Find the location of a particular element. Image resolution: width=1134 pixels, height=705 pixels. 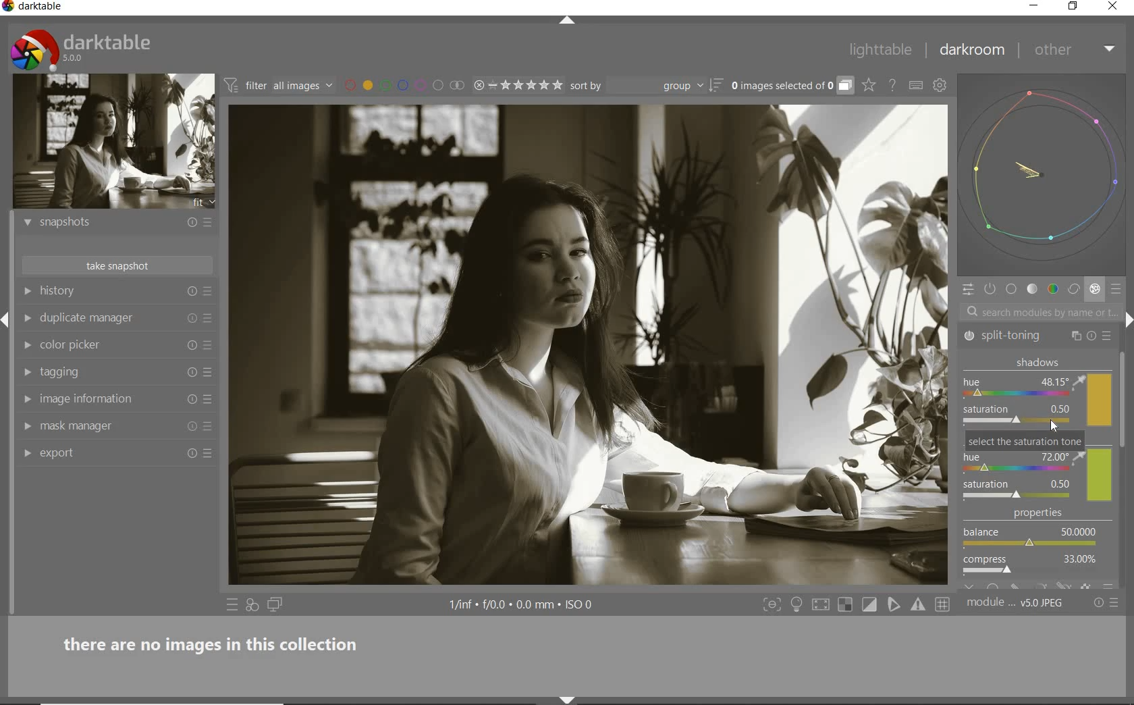

system name is located at coordinates (34, 7).